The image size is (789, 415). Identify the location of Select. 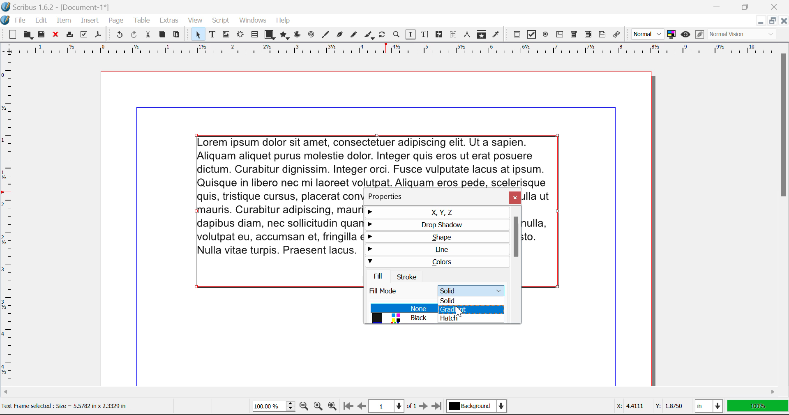
(197, 35).